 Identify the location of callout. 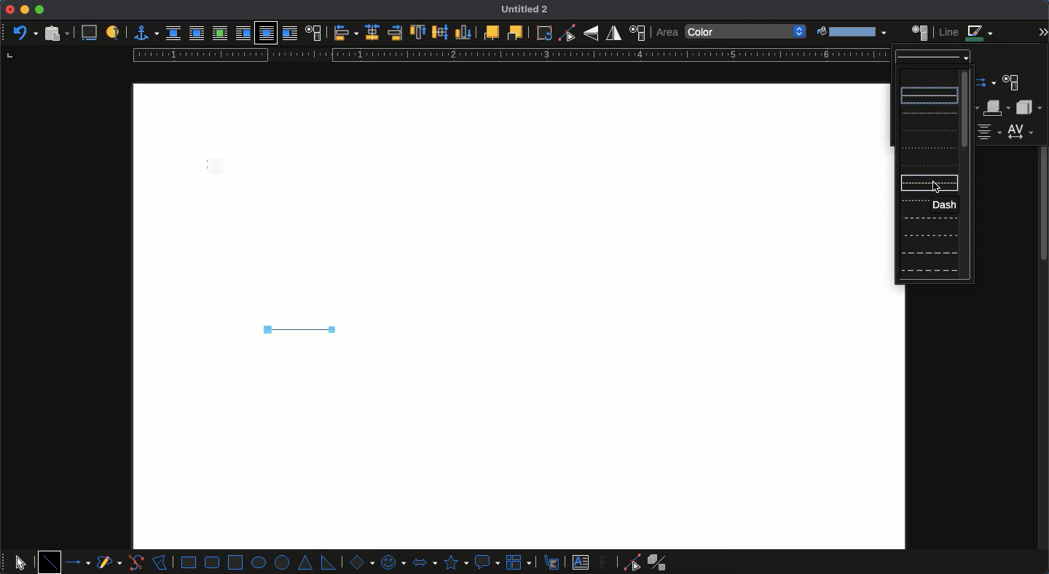
(487, 562).